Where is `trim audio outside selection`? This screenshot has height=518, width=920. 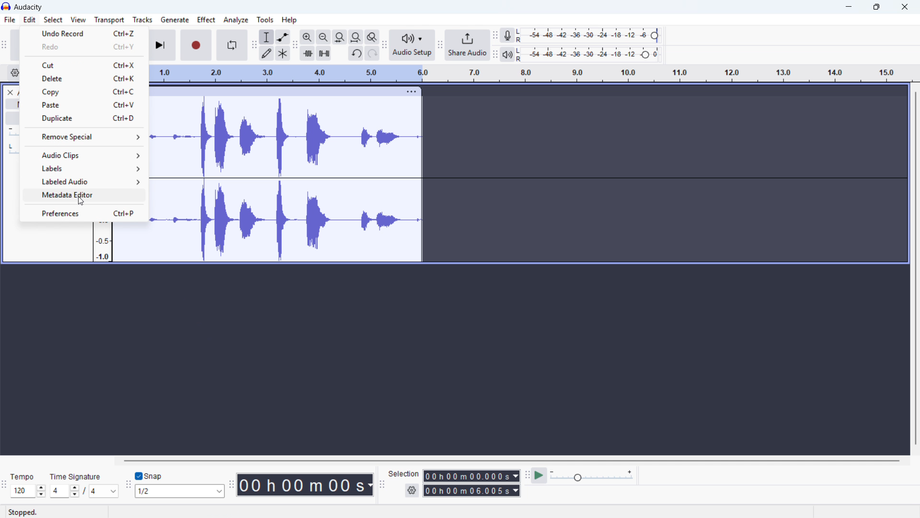 trim audio outside selection is located at coordinates (308, 54).